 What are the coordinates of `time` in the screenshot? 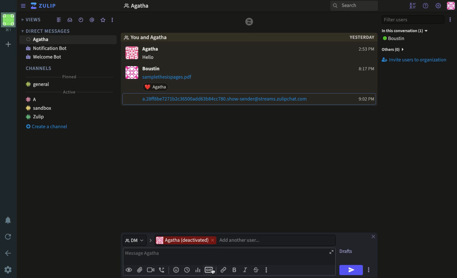 It's located at (365, 69).